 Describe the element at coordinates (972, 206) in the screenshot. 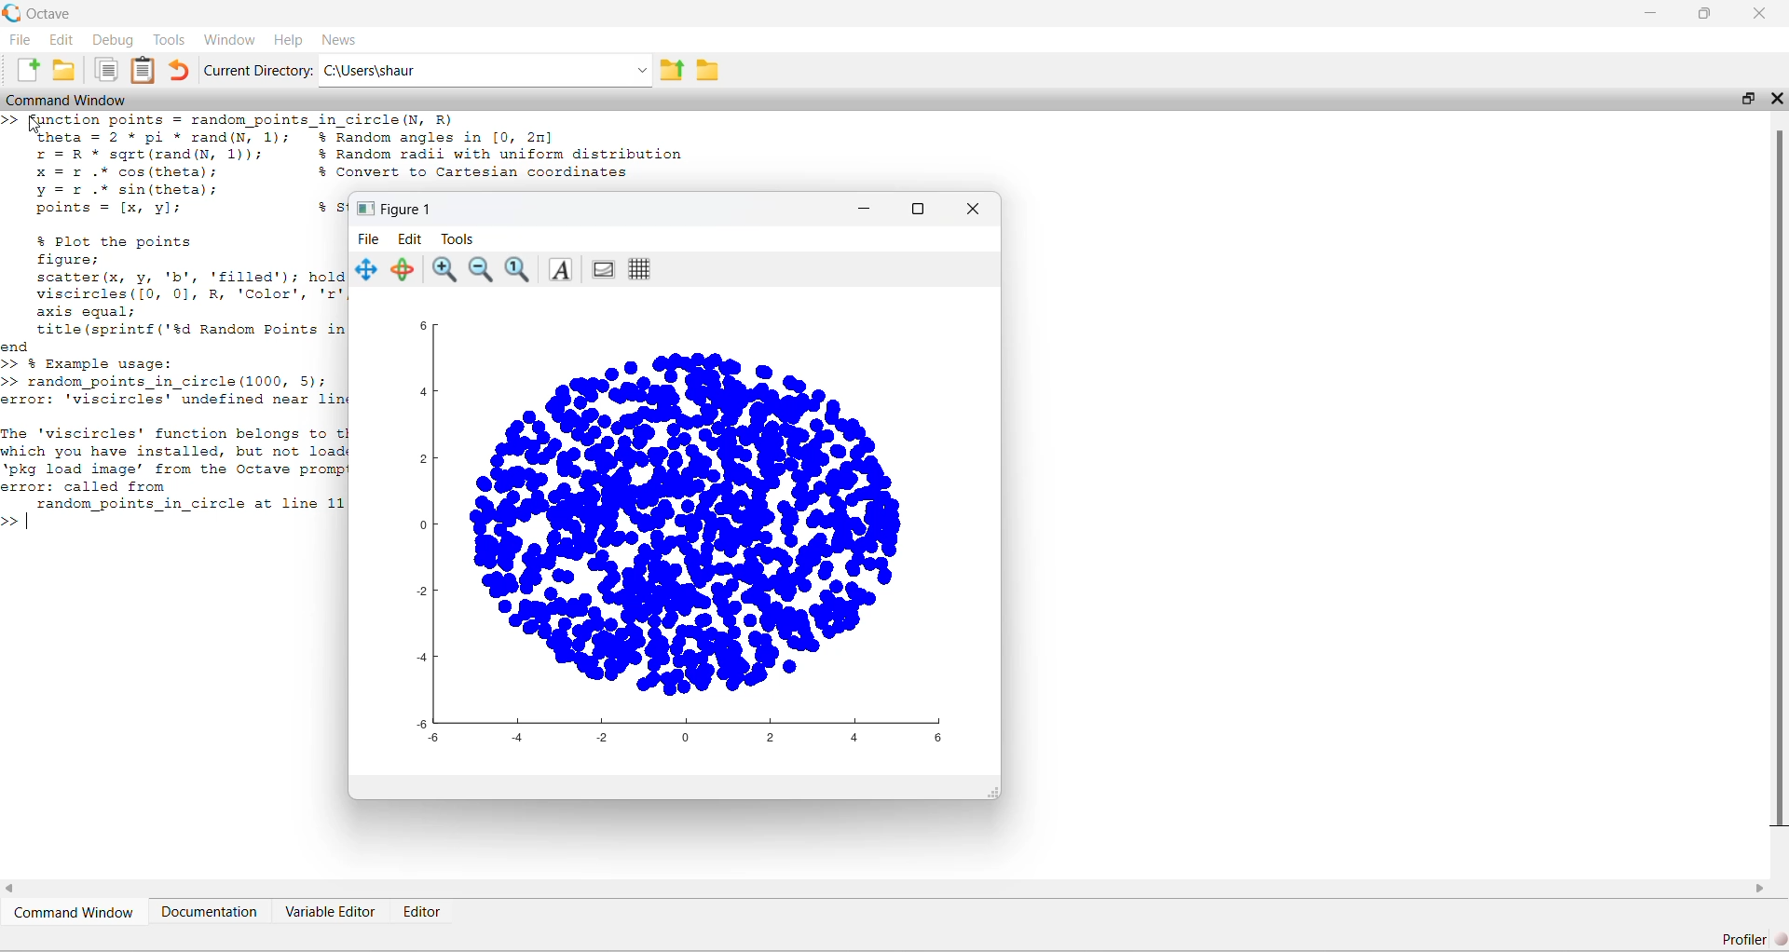

I see `close` at that location.